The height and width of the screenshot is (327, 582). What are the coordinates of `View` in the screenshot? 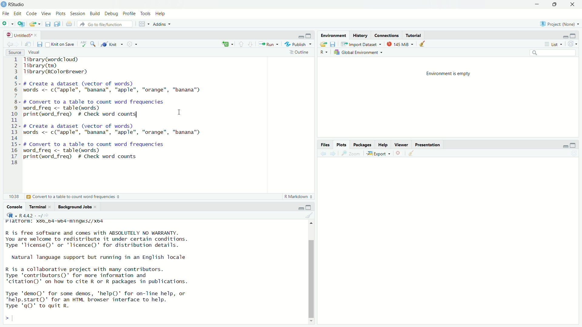 It's located at (46, 14).